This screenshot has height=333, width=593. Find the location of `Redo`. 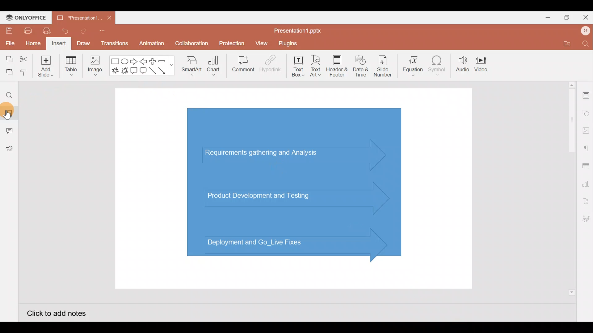

Redo is located at coordinates (82, 32).